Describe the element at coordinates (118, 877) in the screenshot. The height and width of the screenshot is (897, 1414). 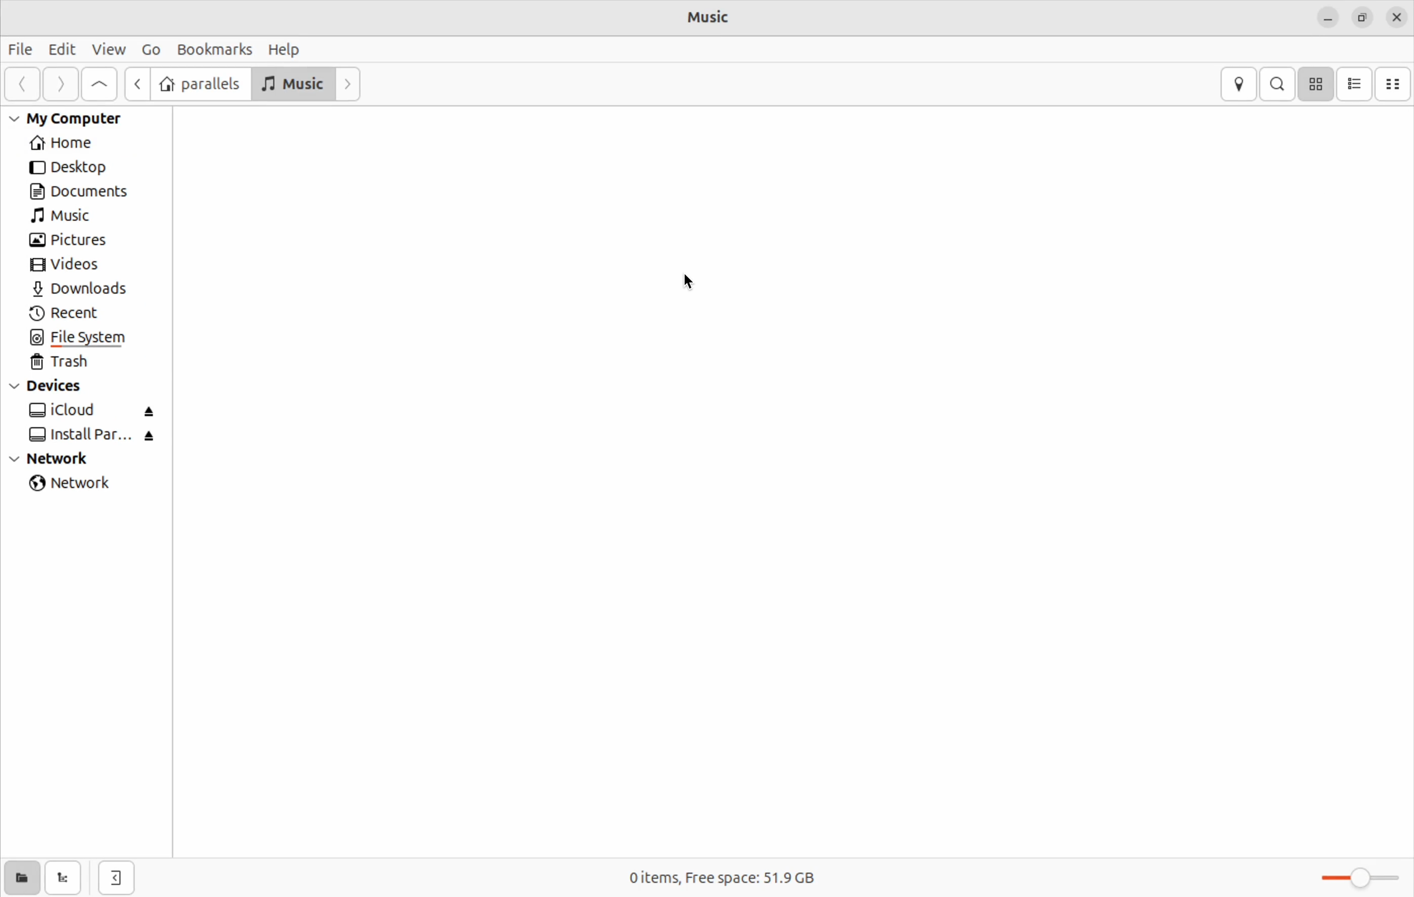
I see `view side bar` at that location.